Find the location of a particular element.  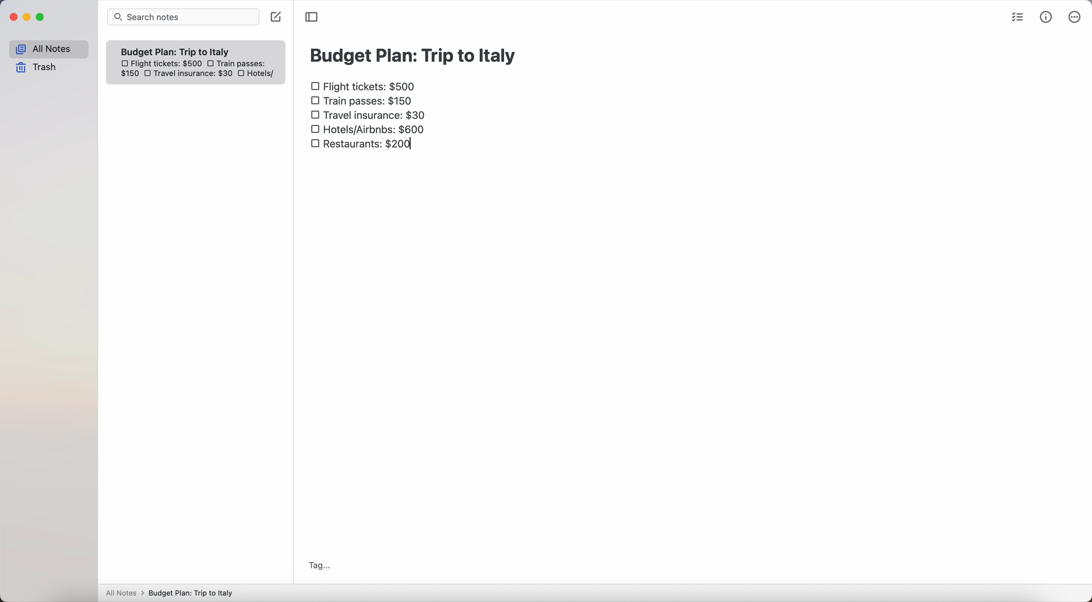

more options is located at coordinates (1075, 17).